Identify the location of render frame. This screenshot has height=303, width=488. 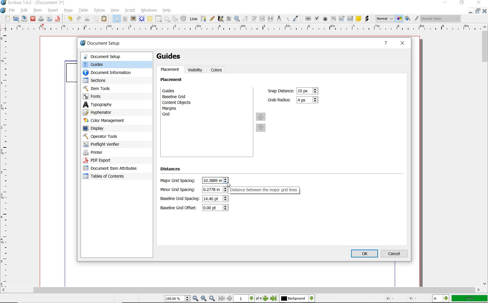
(142, 19).